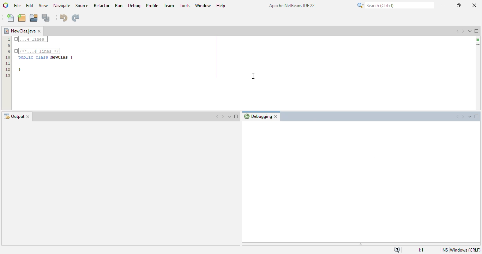  Describe the element at coordinates (477, 42) in the screenshot. I see `Scrollbar` at that location.